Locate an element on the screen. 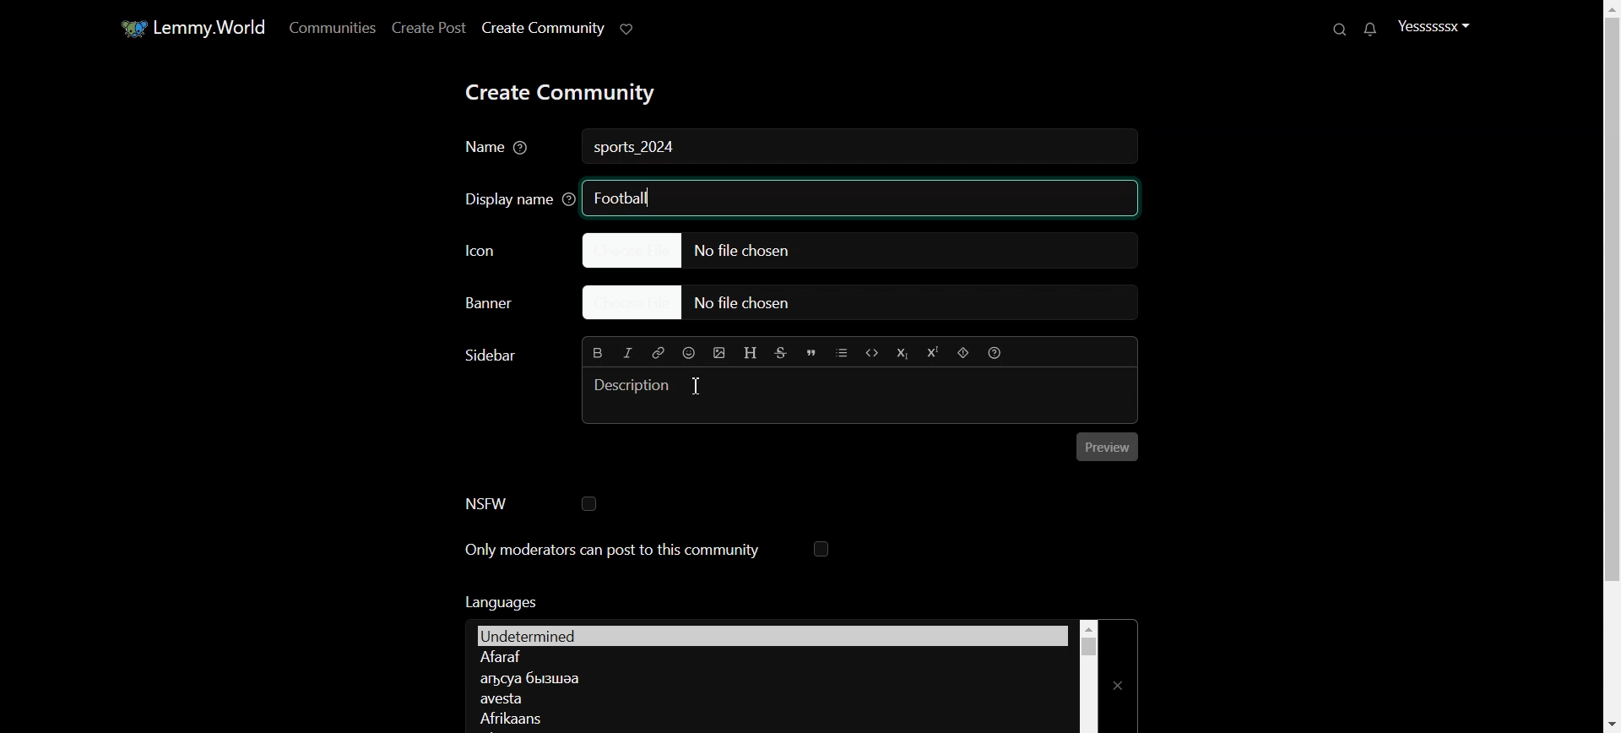 The height and width of the screenshot is (733, 1621). Choose Banner is located at coordinates (503, 306).